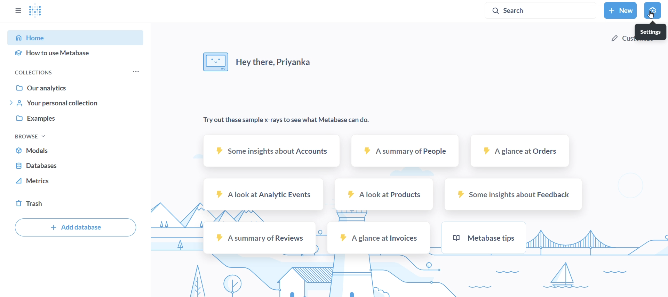 This screenshot has width=668, height=297. Describe the element at coordinates (520, 153) in the screenshot. I see `a glance at orders` at that location.